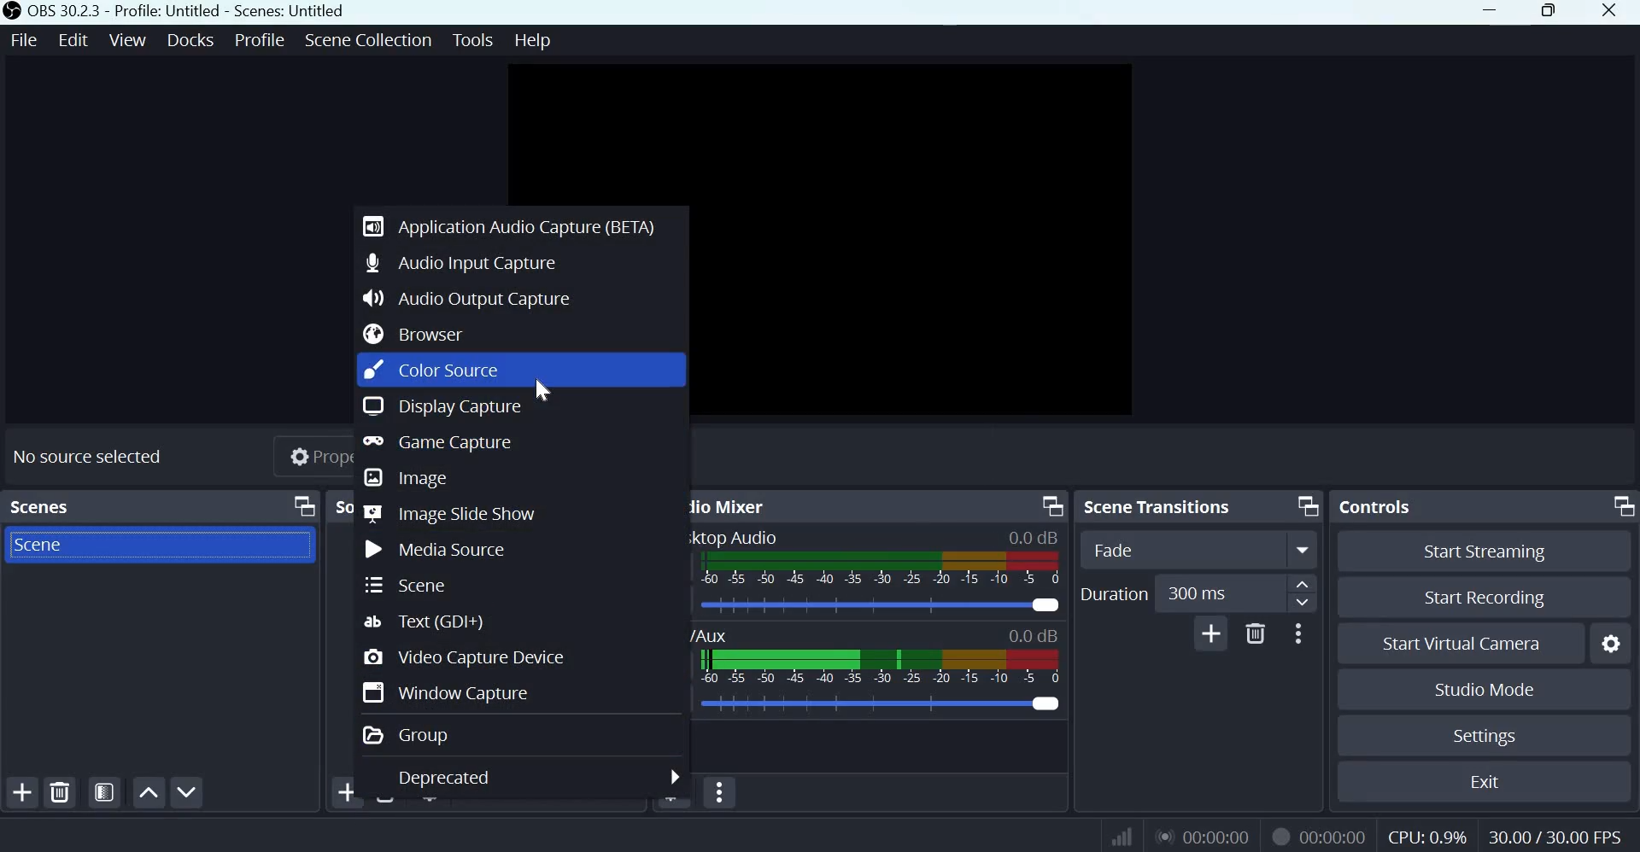  What do you see at coordinates (100, 455) in the screenshot?
I see `No source selected` at bounding box center [100, 455].